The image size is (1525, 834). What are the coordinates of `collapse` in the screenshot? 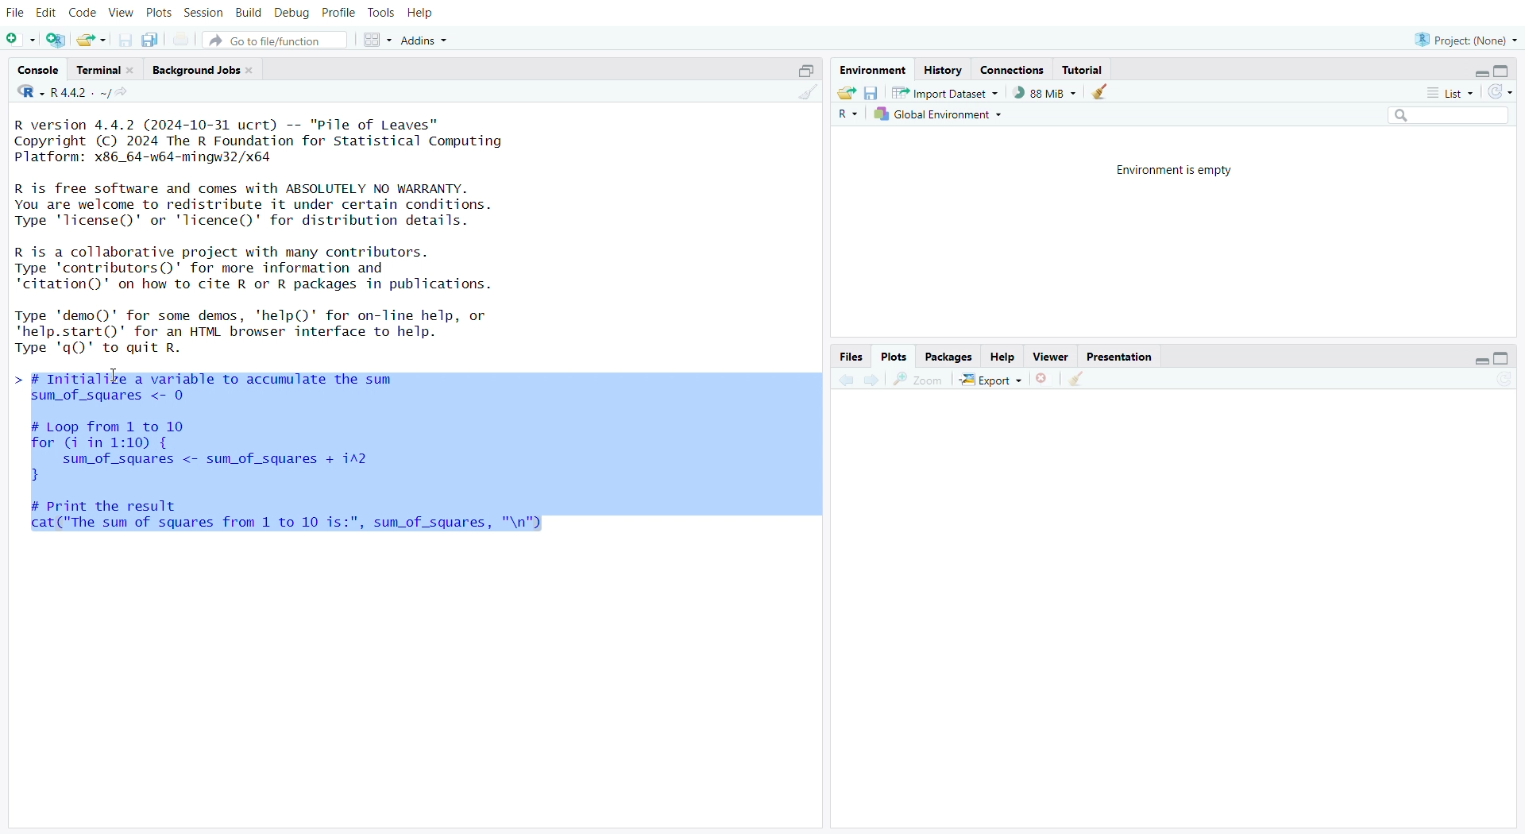 It's located at (1507, 357).